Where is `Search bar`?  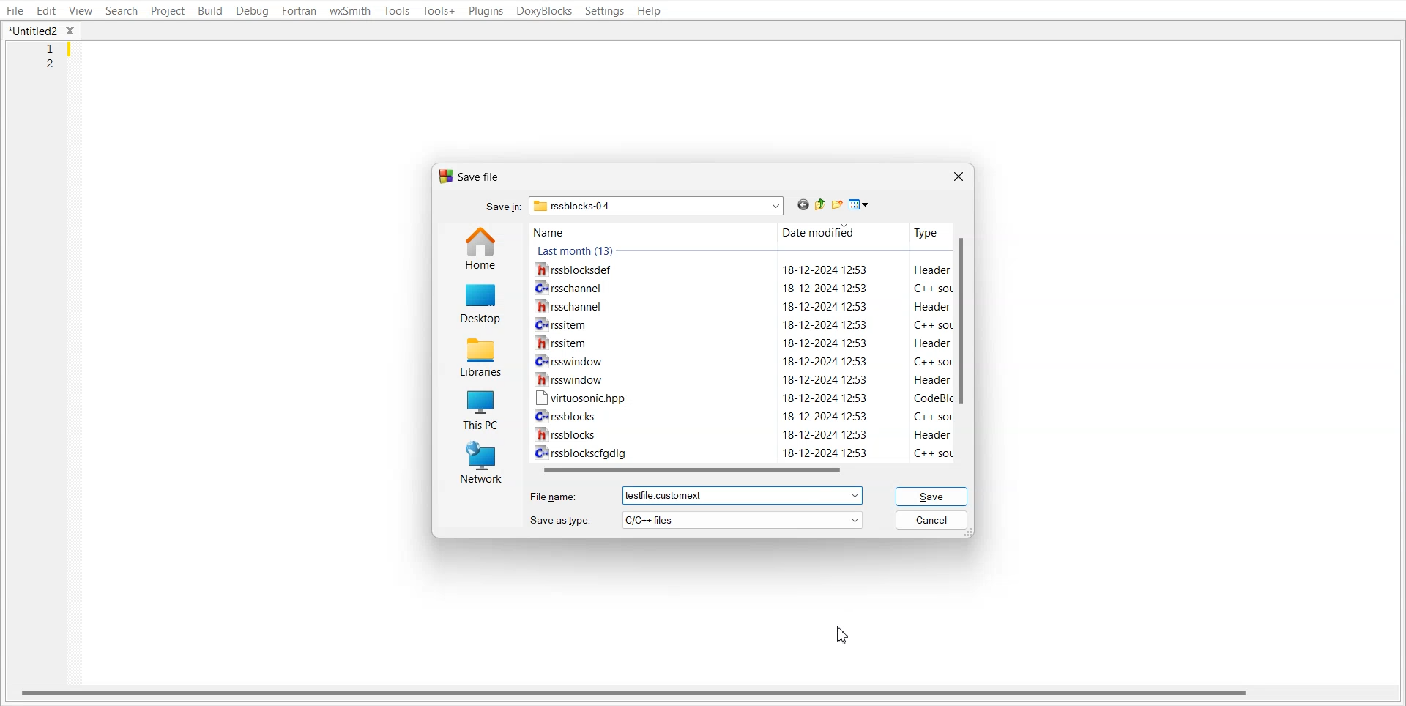
Search bar is located at coordinates (633, 205).